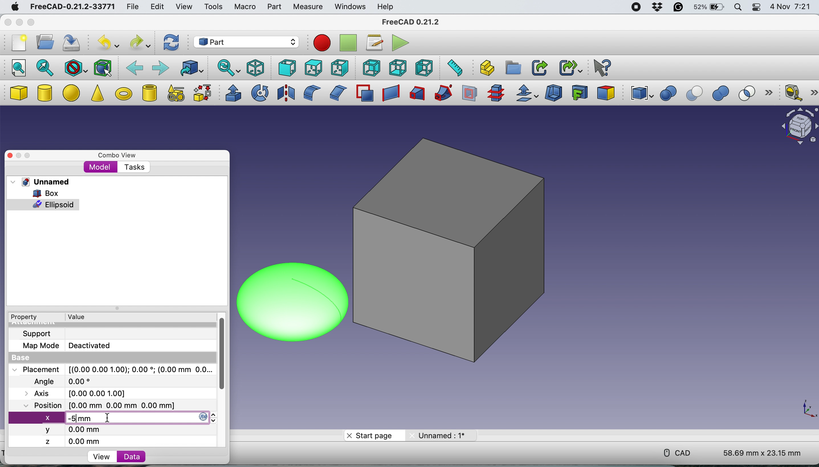 The width and height of the screenshot is (819, 467). Describe the element at coordinates (133, 167) in the screenshot. I see `tasks` at that location.